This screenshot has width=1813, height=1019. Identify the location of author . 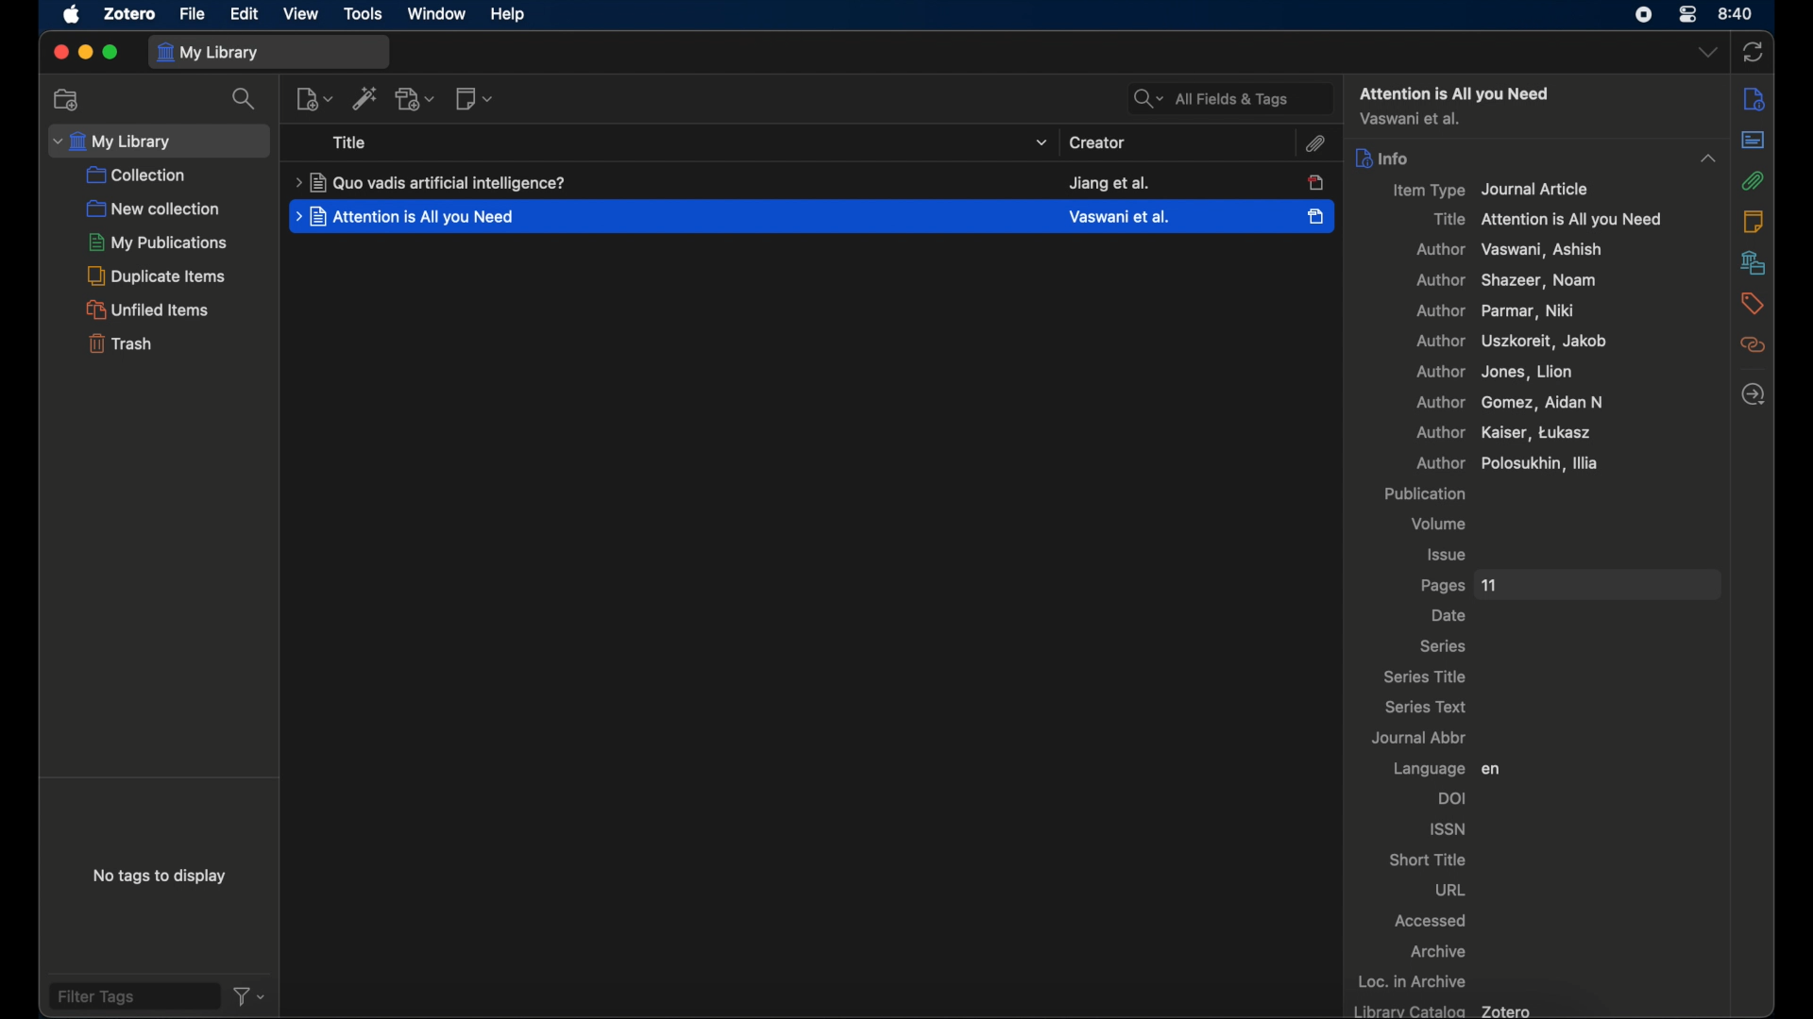
(1411, 119).